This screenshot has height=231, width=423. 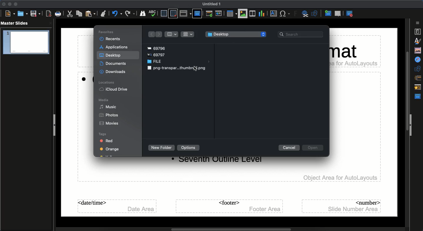 What do you see at coordinates (58, 14) in the screenshot?
I see `Print` at bounding box center [58, 14].